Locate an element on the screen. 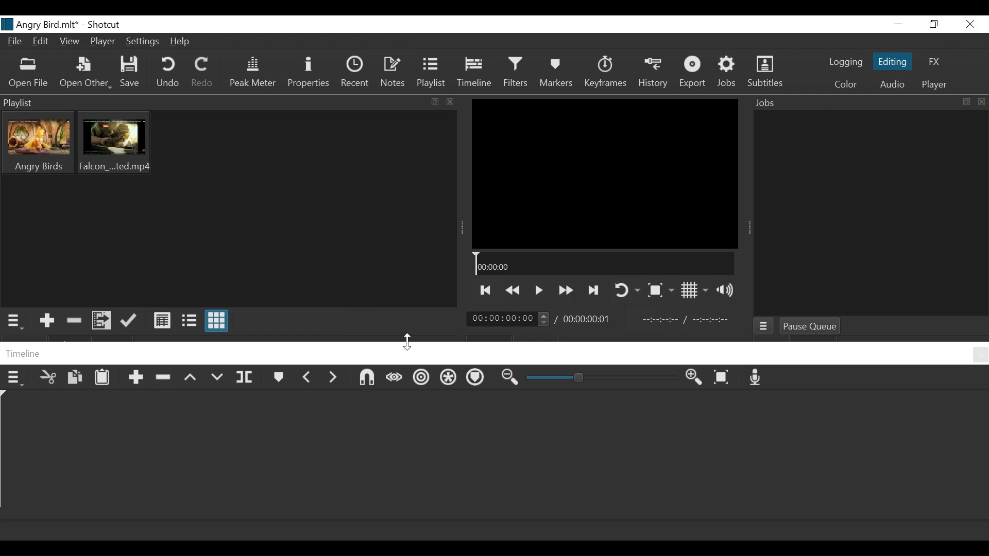  Update is located at coordinates (129, 321).